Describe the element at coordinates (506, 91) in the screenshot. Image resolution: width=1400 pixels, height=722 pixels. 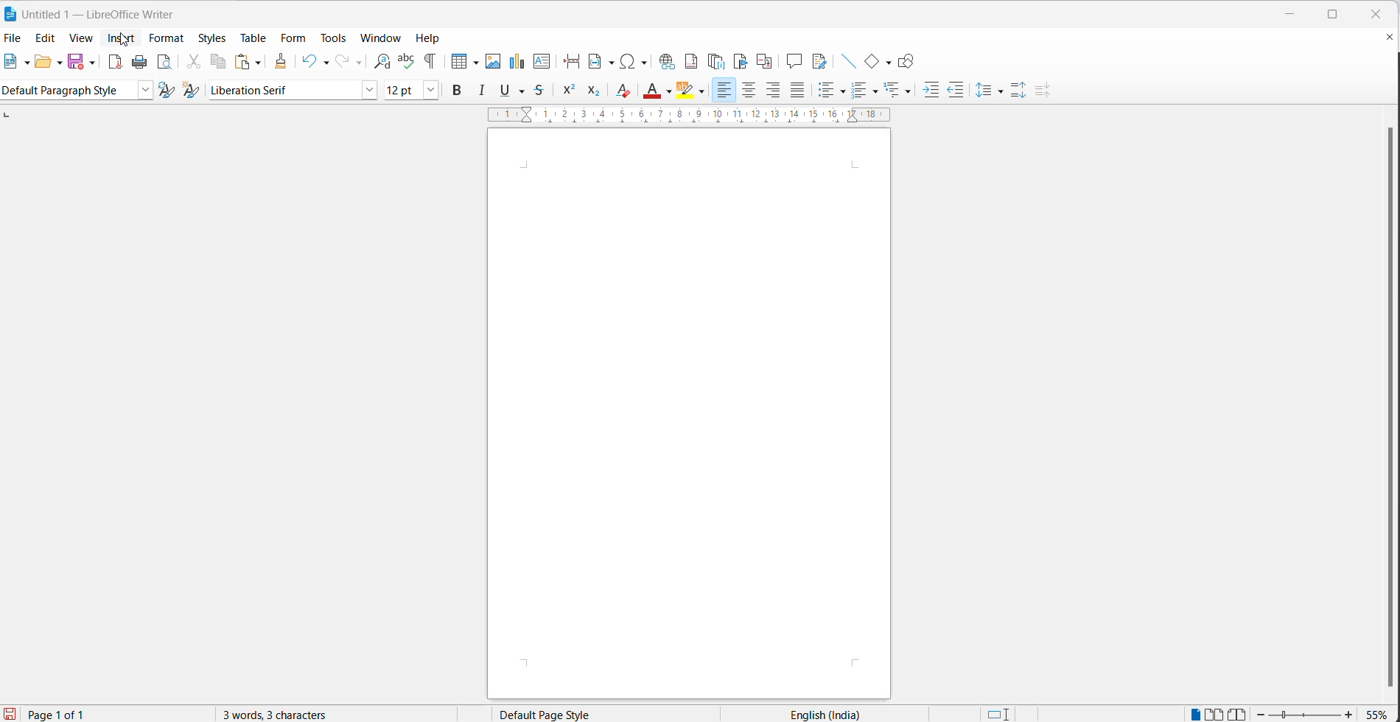
I see `underline` at that location.